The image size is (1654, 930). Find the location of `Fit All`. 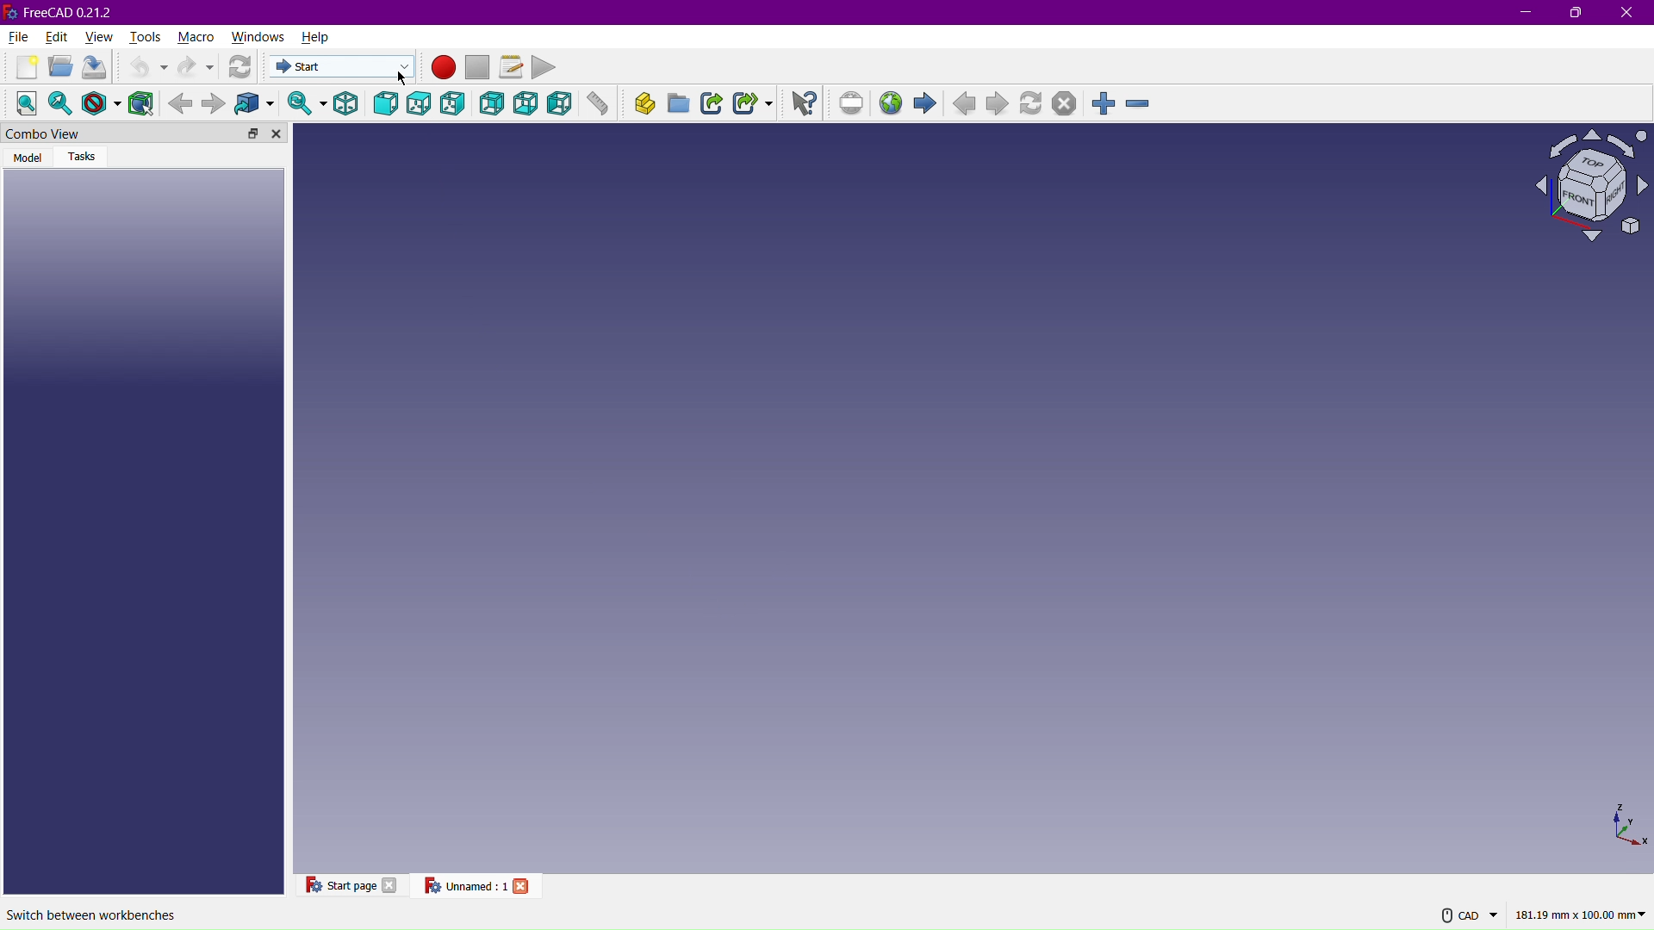

Fit All is located at coordinates (24, 102).